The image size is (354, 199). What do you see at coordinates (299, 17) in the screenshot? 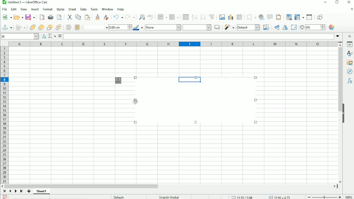
I see `Freeze rows and columns` at bounding box center [299, 17].